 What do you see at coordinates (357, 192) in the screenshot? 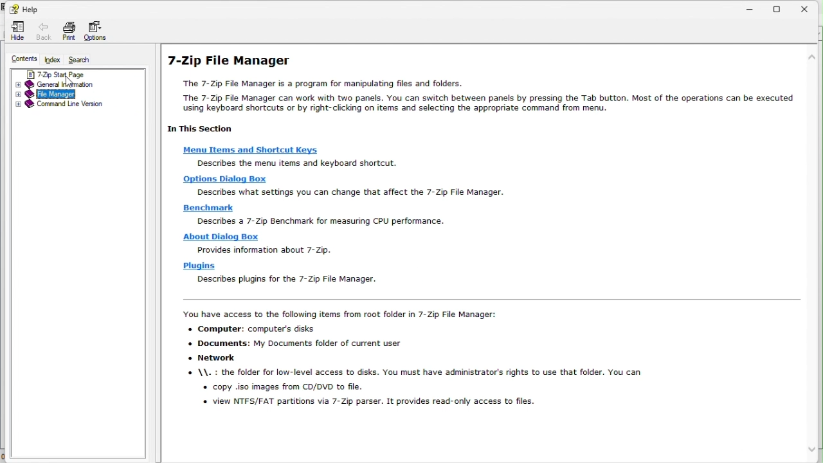
I see `Describe options Dialogue box` at bounding box center [357, 192].